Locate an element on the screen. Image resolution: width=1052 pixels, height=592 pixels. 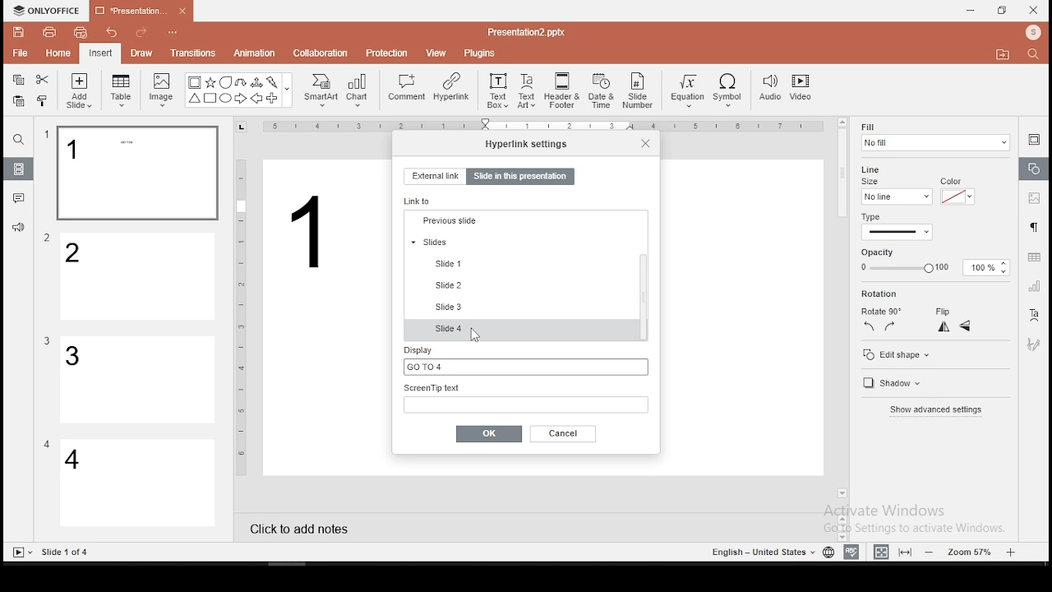
language is located at coordinates (828, 553).